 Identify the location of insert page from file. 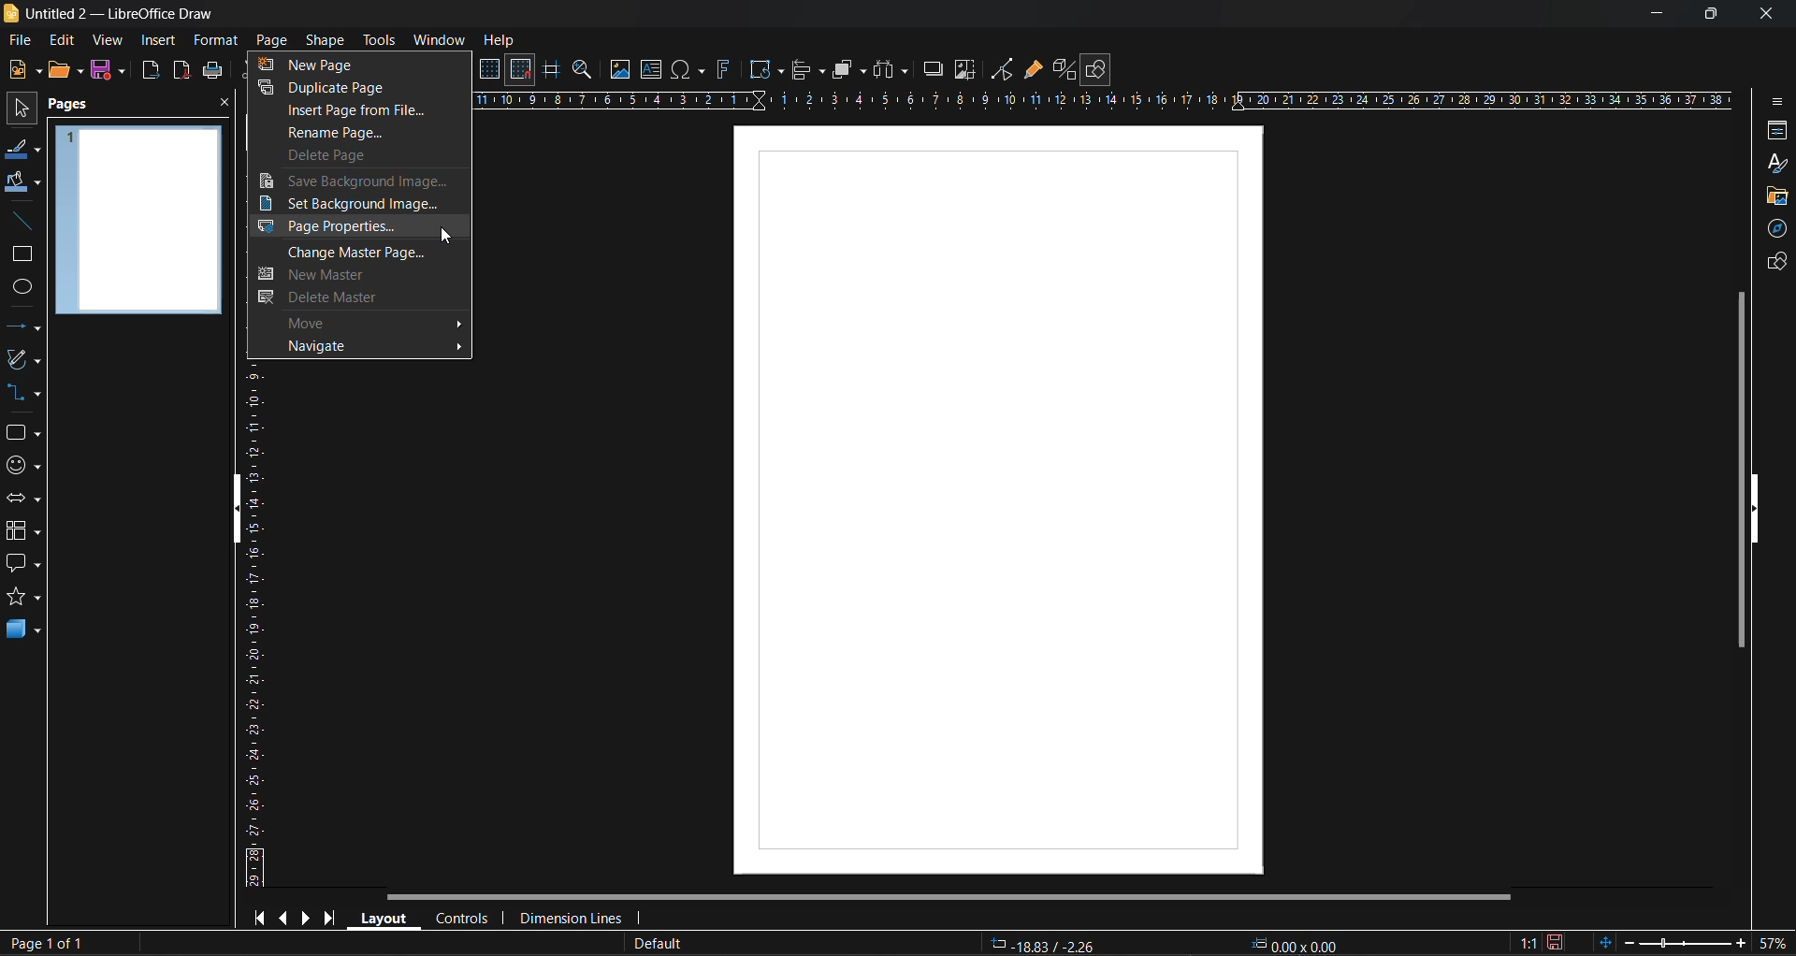
(357, 110).